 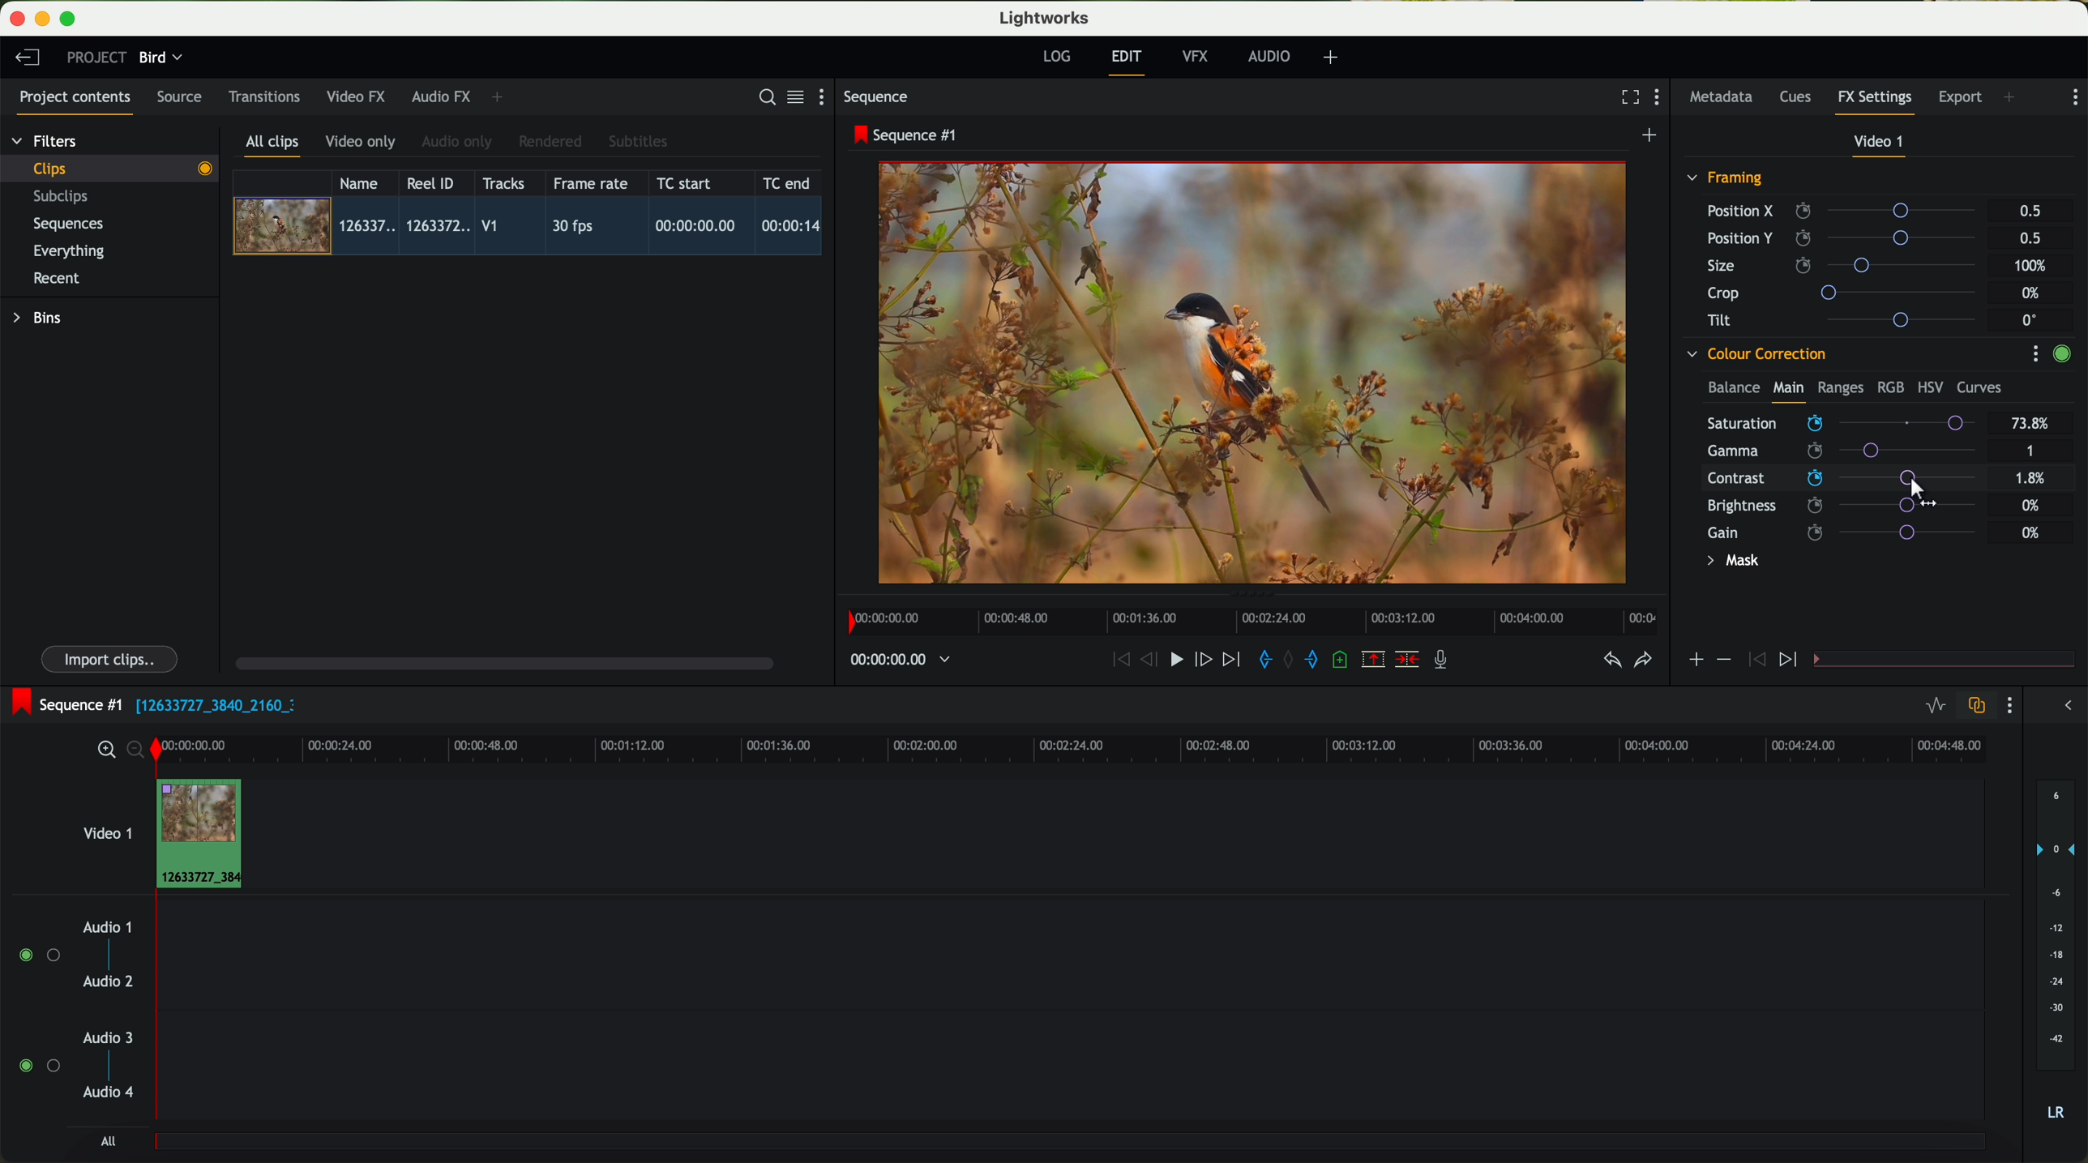 I want to click on 0%, so click(x=2031, y=532).